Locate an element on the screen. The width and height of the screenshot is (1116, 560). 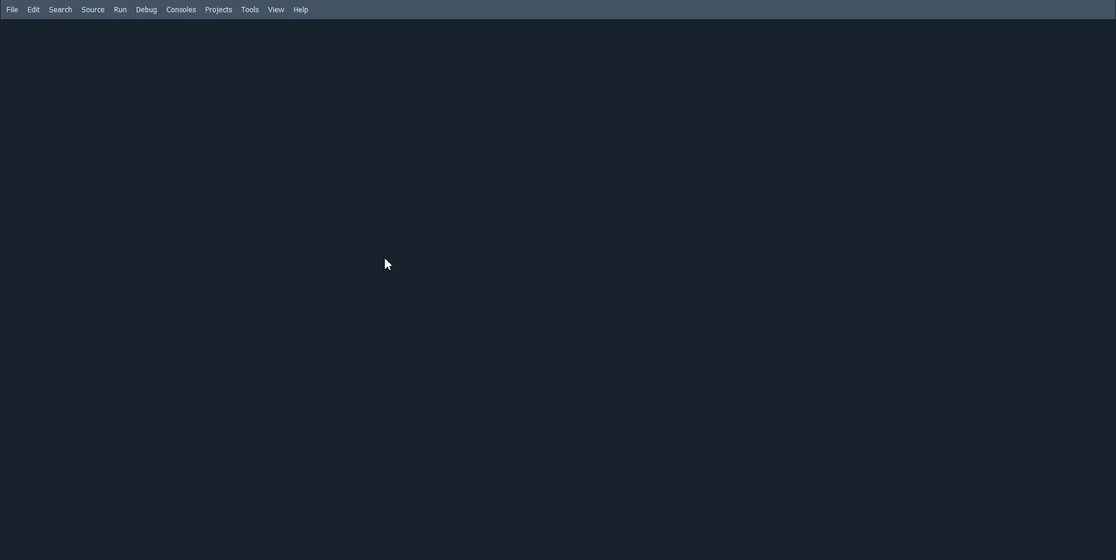
Projects is located at coordinates (219, 10).